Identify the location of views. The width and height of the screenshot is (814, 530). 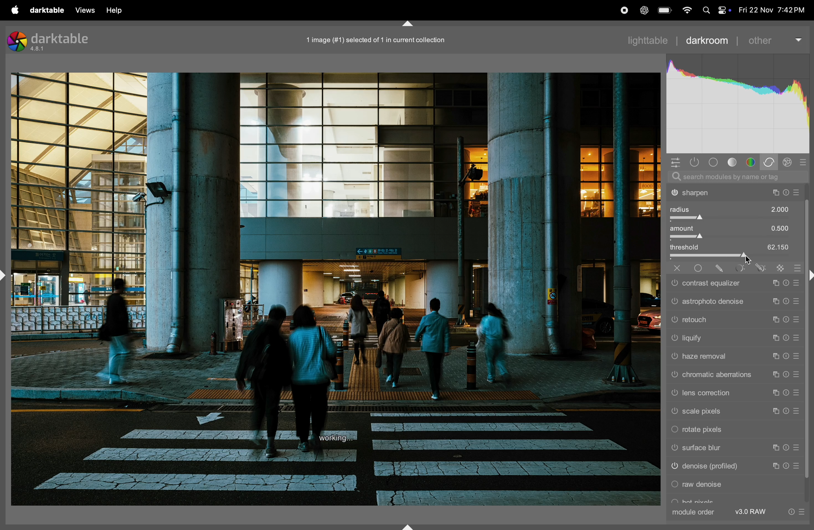
(86, 10).